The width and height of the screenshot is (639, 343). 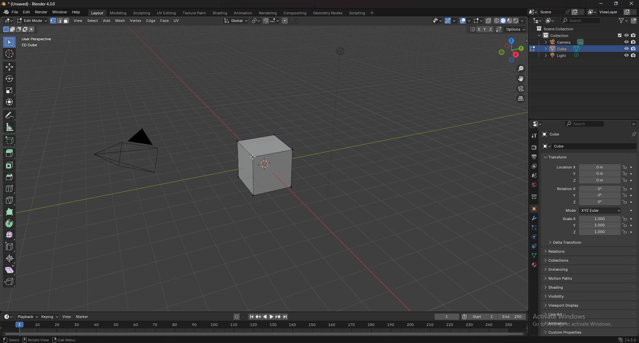 I want to click on materials, so click(x=534, y=265).